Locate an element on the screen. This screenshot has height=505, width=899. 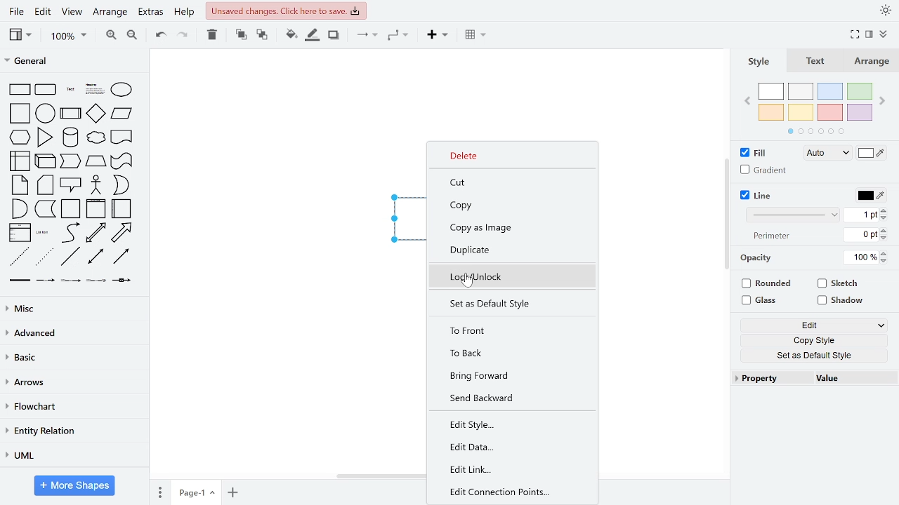
previous is located at coordinates (747, 102).